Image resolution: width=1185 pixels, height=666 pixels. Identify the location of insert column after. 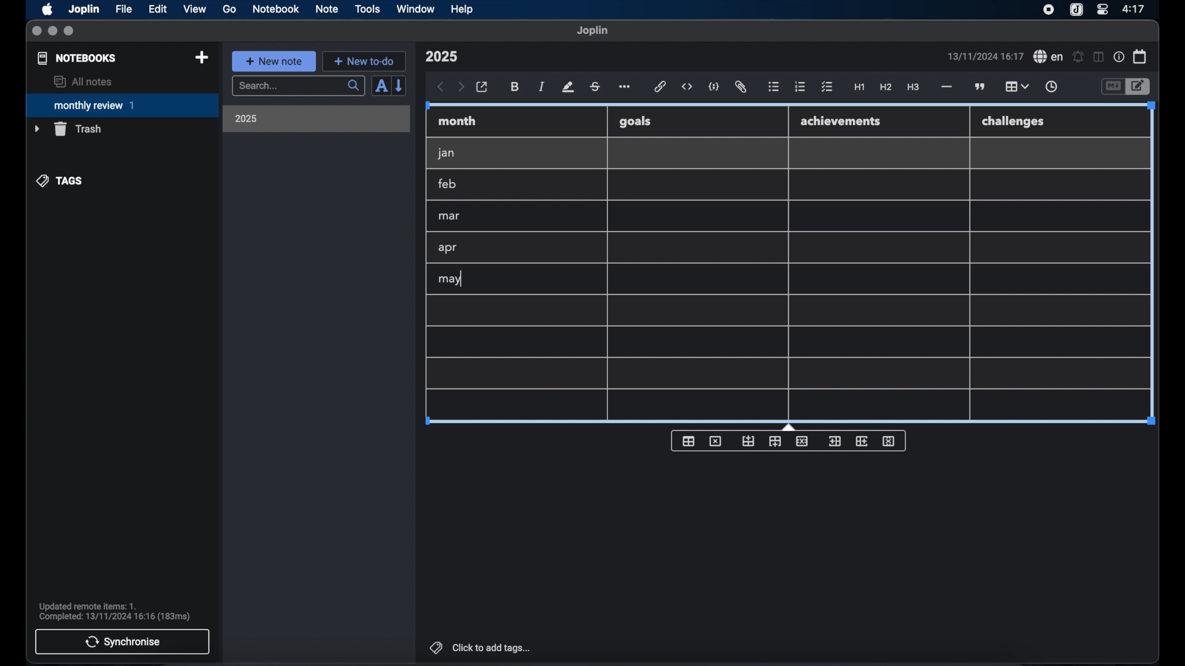
(862, 441).